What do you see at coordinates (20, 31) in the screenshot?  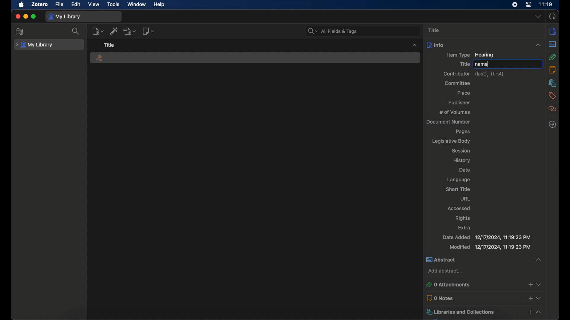 I see `add collection` at bounding box center [20, 31].